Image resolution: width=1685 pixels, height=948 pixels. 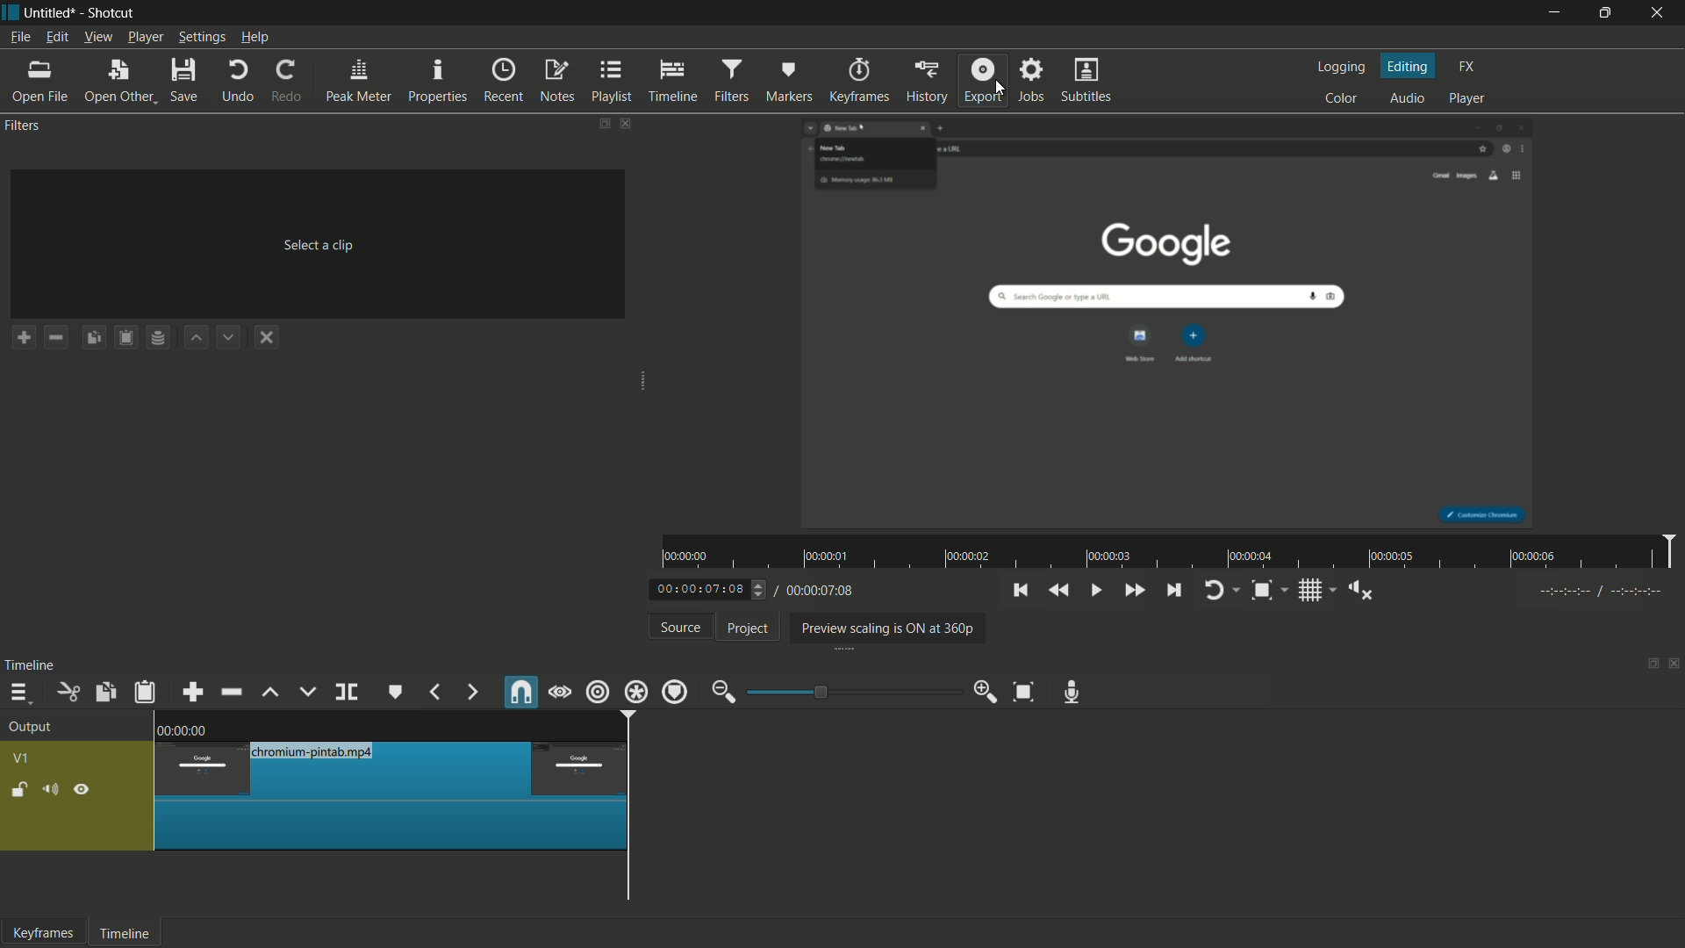 I want to click on time, so click(x=1172, y=552).